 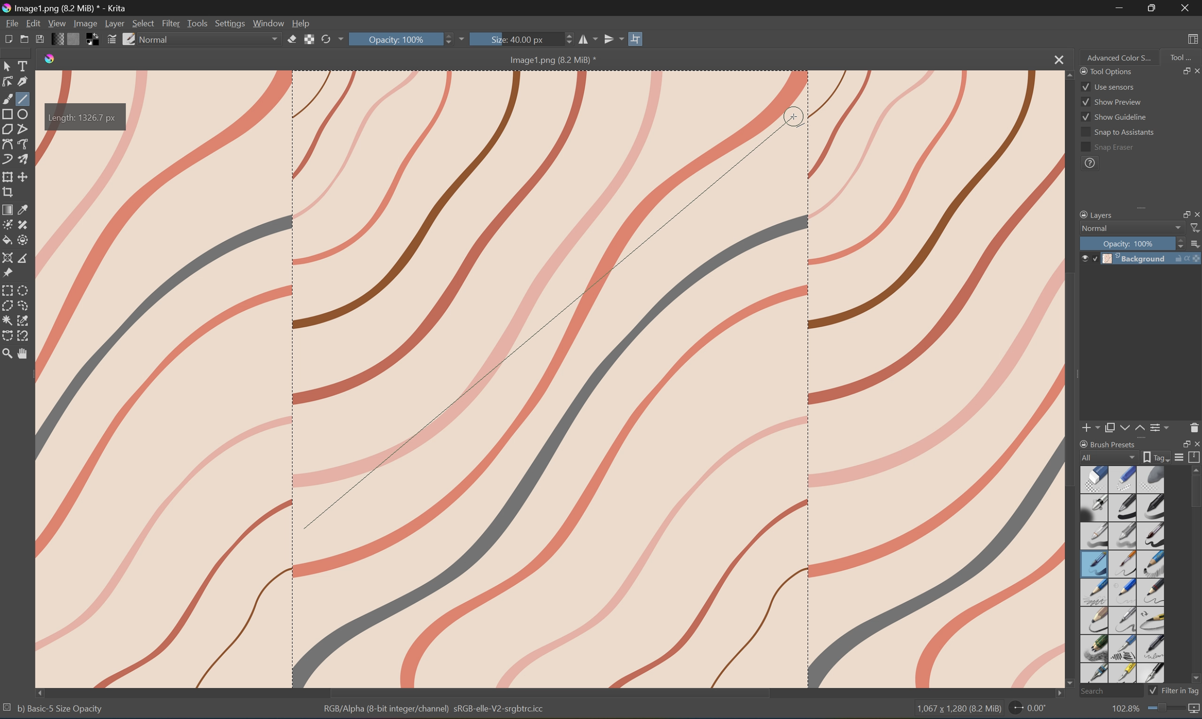 What do you see at coordinates (515, 39) in the screenshot?
I see `Size: 40.00px` at bounding box center [515, 39].